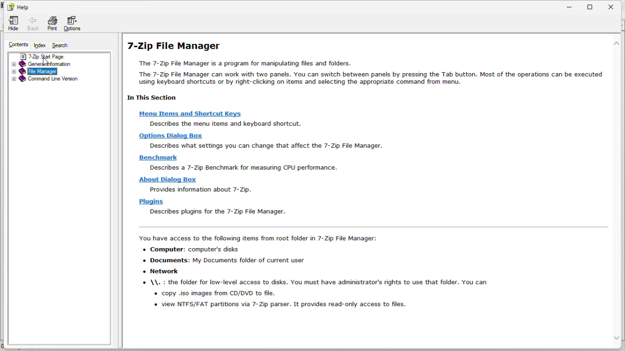  What do you see at coordinates (591, 6) in the screenshot?
I see `restore` at bounding box center [591, 6].